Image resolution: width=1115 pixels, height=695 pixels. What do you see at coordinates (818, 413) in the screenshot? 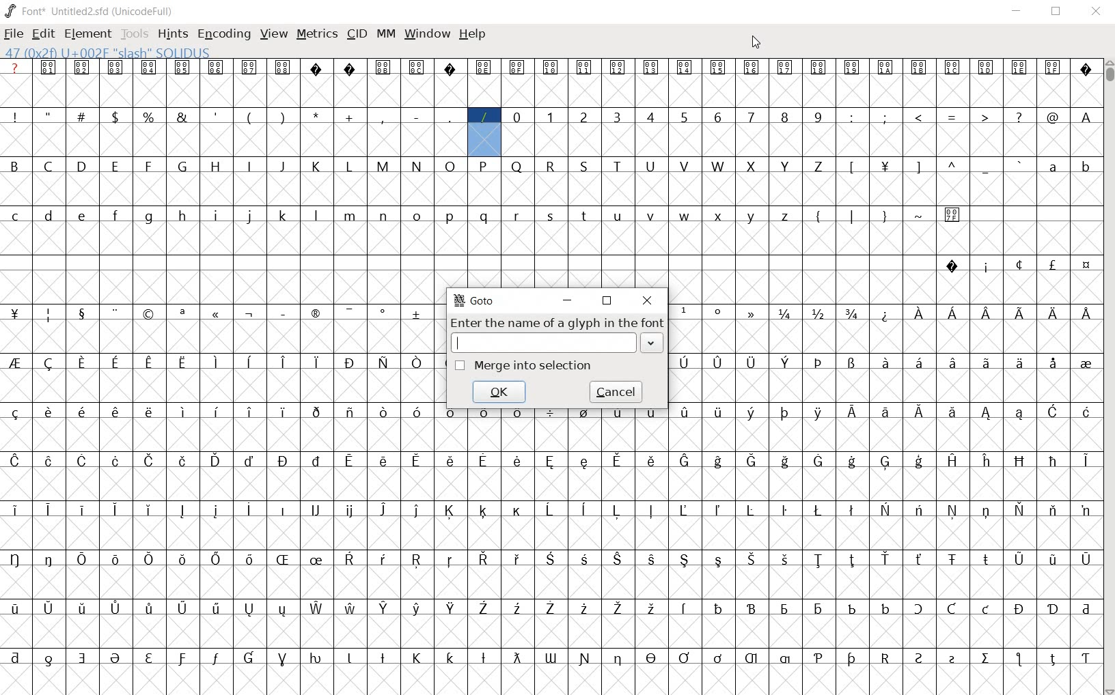
I see `glyph` at bounding box center [818, 413].